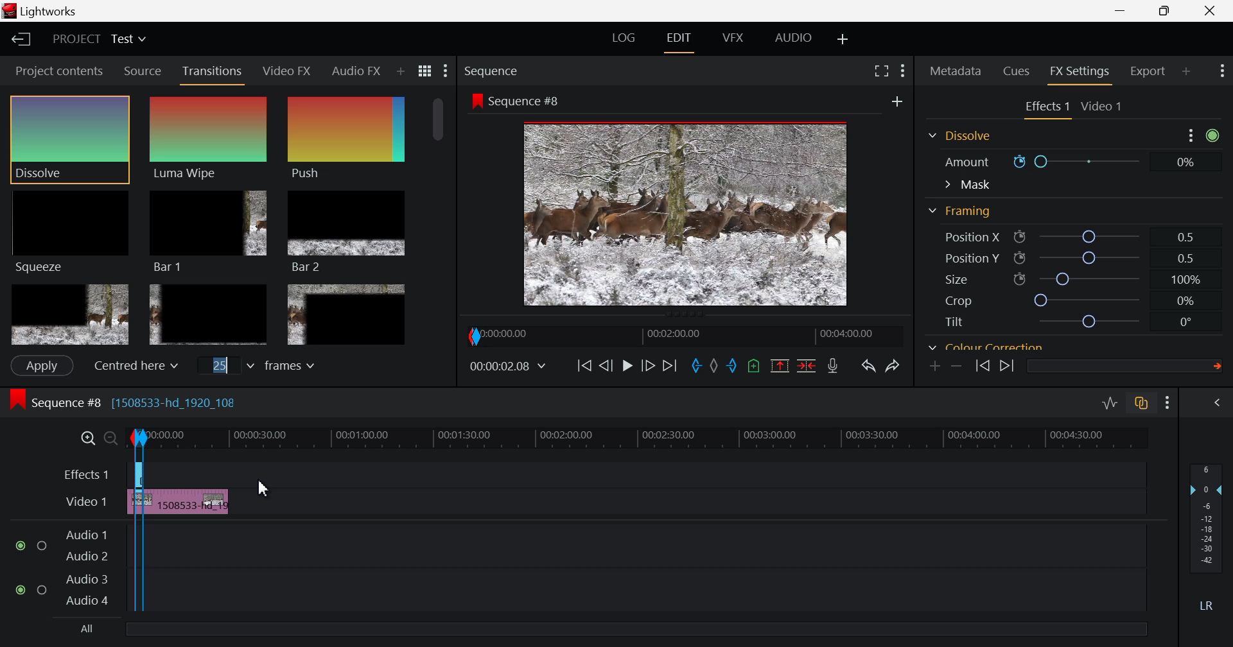 This screenshot has height=647, width=1233. What do you see at coordinates (69, 315) in the screenshot?
I see `Box 4` at bounding box center [69, 315].